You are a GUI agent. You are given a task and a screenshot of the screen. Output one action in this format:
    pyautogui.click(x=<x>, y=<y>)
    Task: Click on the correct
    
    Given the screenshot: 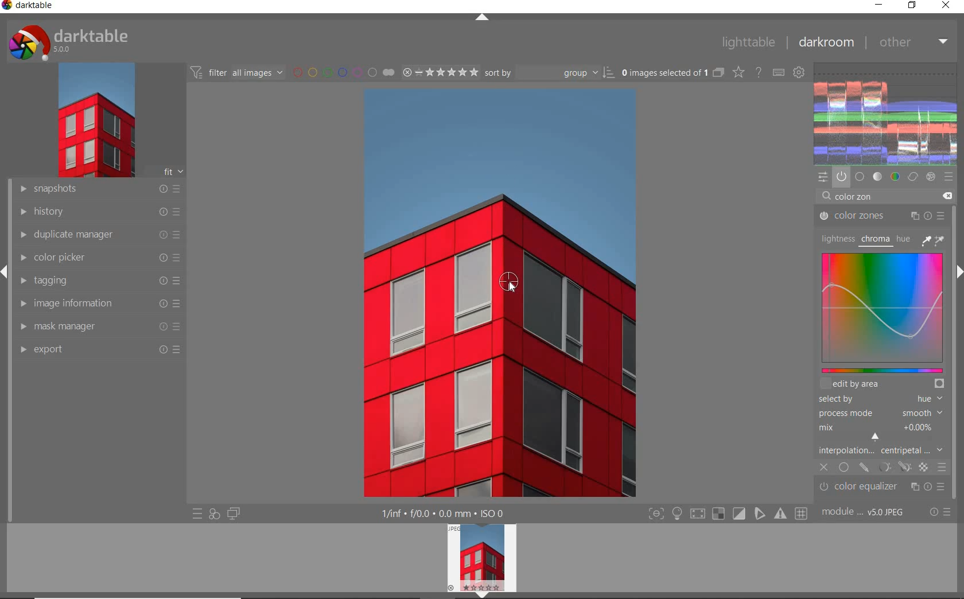 What is the action you would take?
    pyautogui.click(x=913, y=177)
    